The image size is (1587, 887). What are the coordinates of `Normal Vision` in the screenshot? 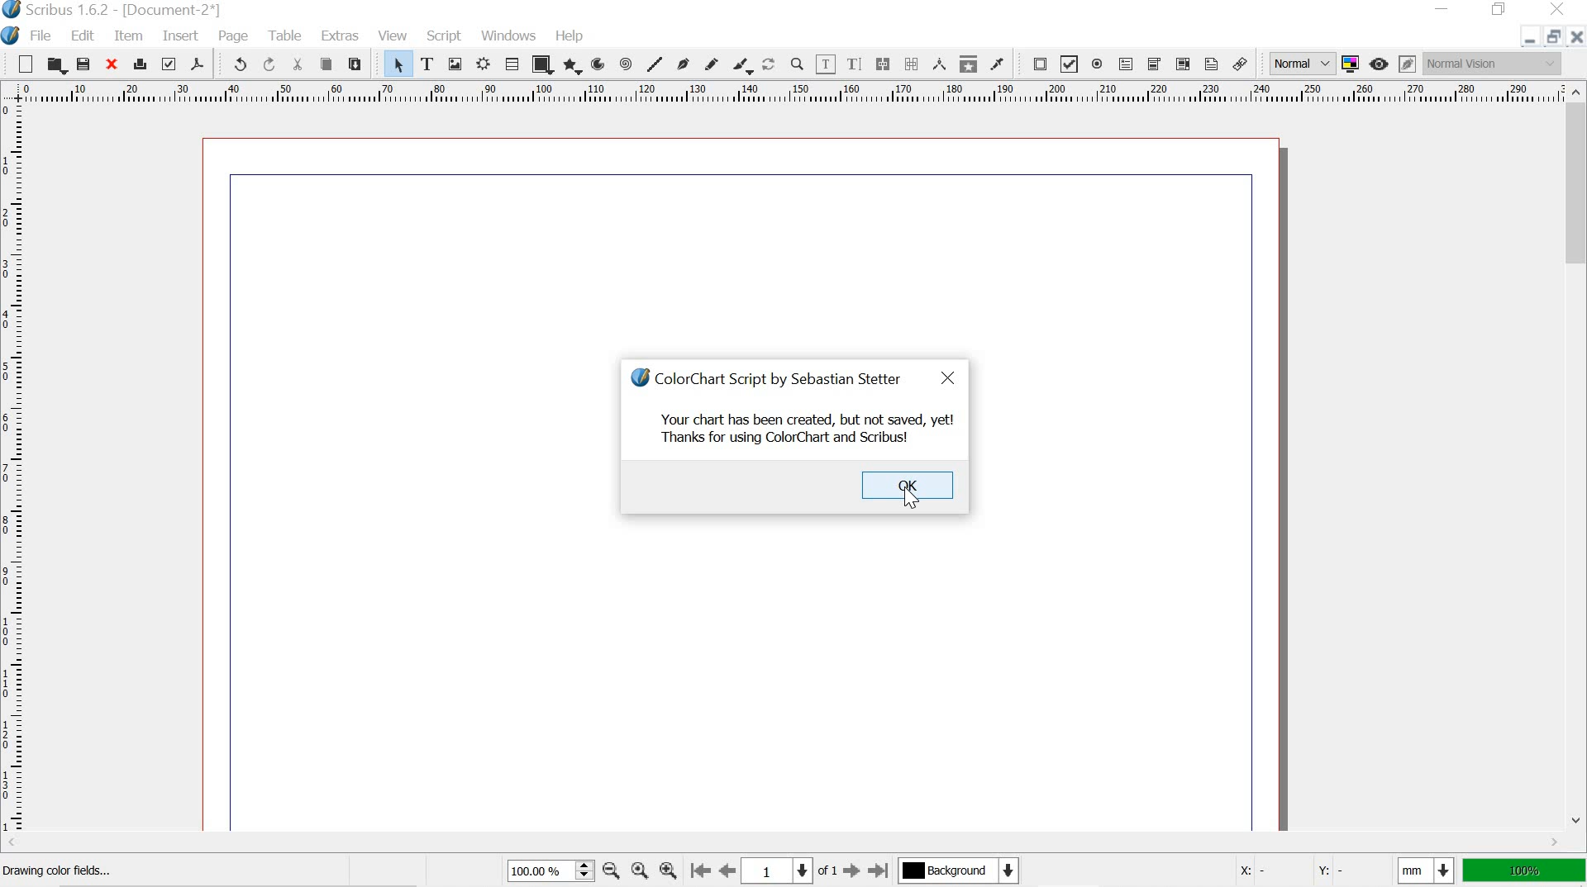 It's located at (1492, 64).